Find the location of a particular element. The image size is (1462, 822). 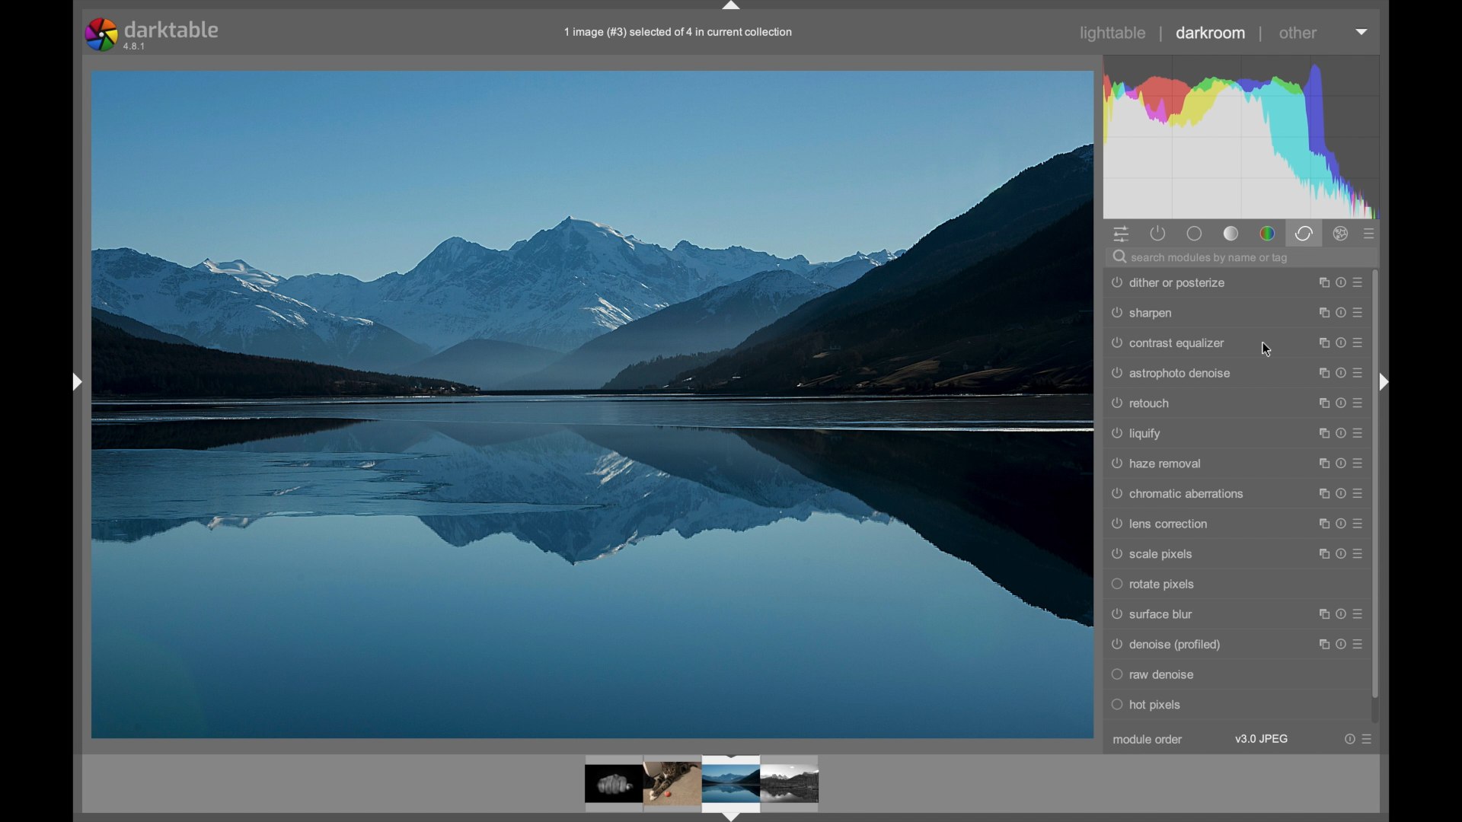

photo preview is located at coordinates (703, 785).